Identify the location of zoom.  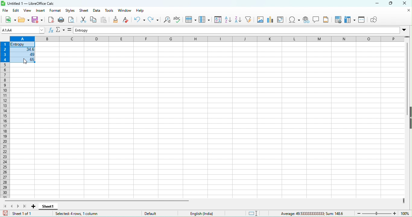
(406, 213).